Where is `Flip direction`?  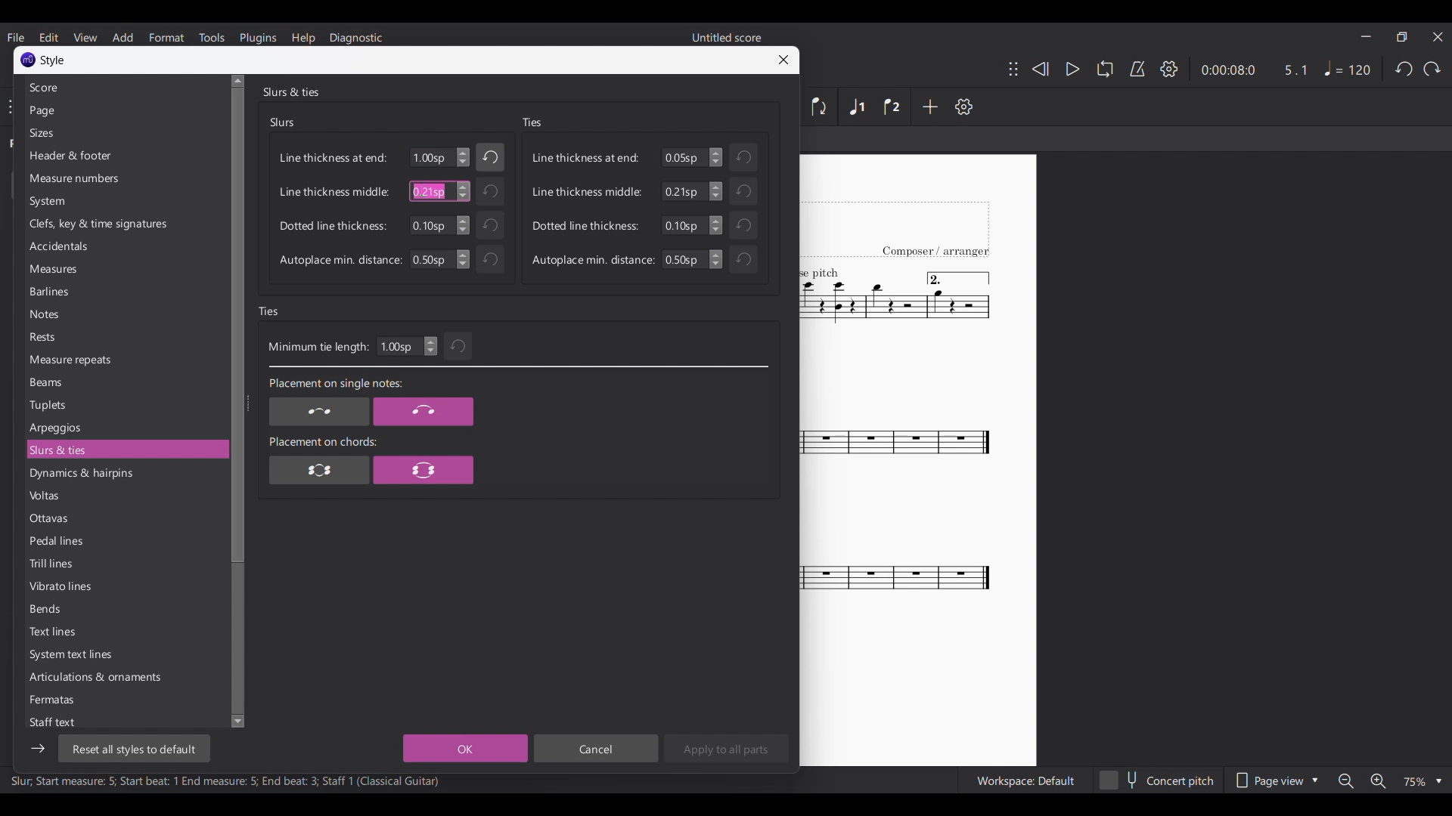
Flip direction is located at coordinates (820, 107).